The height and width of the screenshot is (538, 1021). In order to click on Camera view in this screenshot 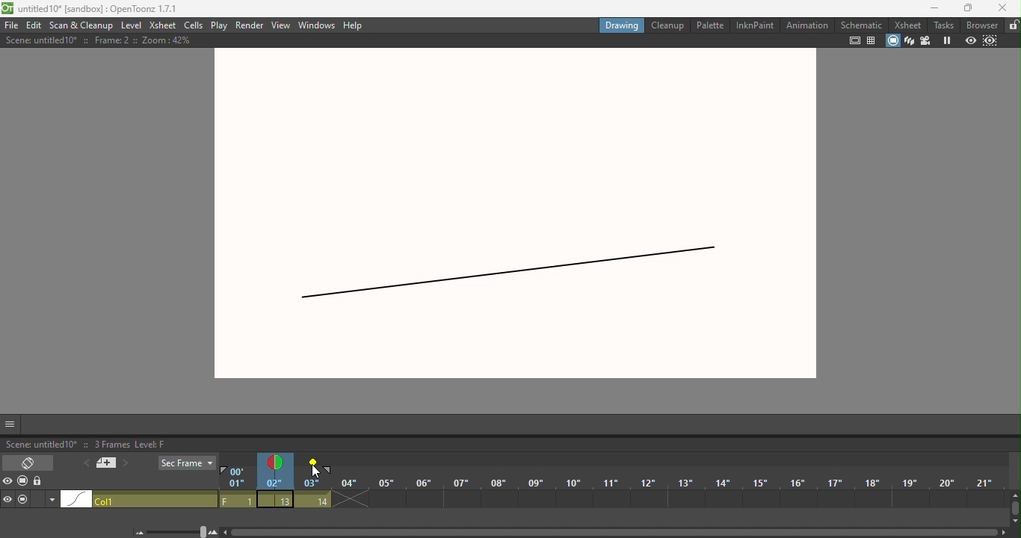, I will do `click(926, 41)`.